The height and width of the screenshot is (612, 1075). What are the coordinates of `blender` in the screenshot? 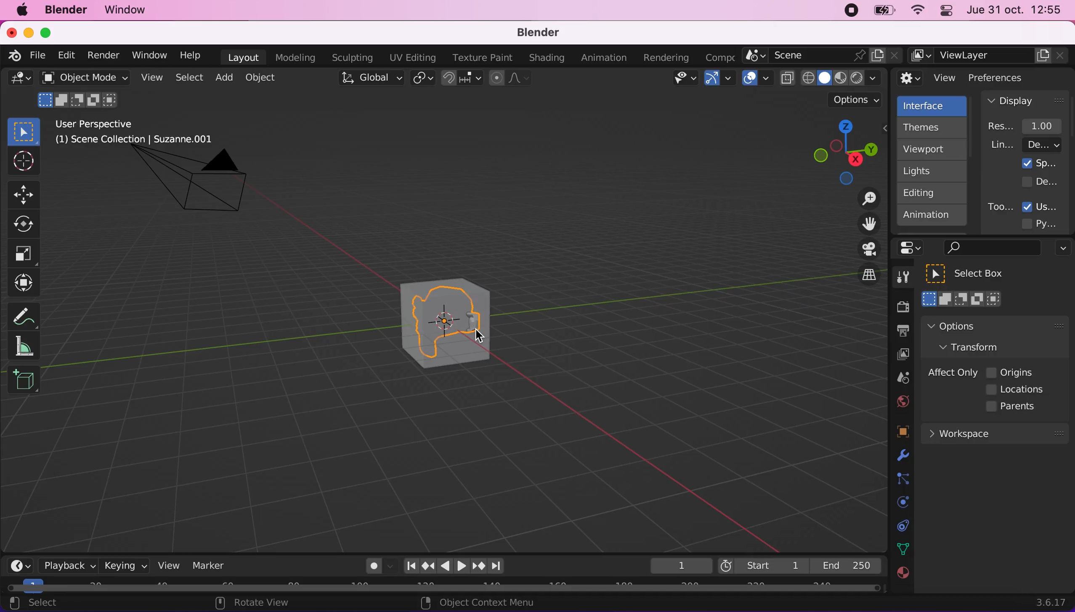 It's located at (533, 33).